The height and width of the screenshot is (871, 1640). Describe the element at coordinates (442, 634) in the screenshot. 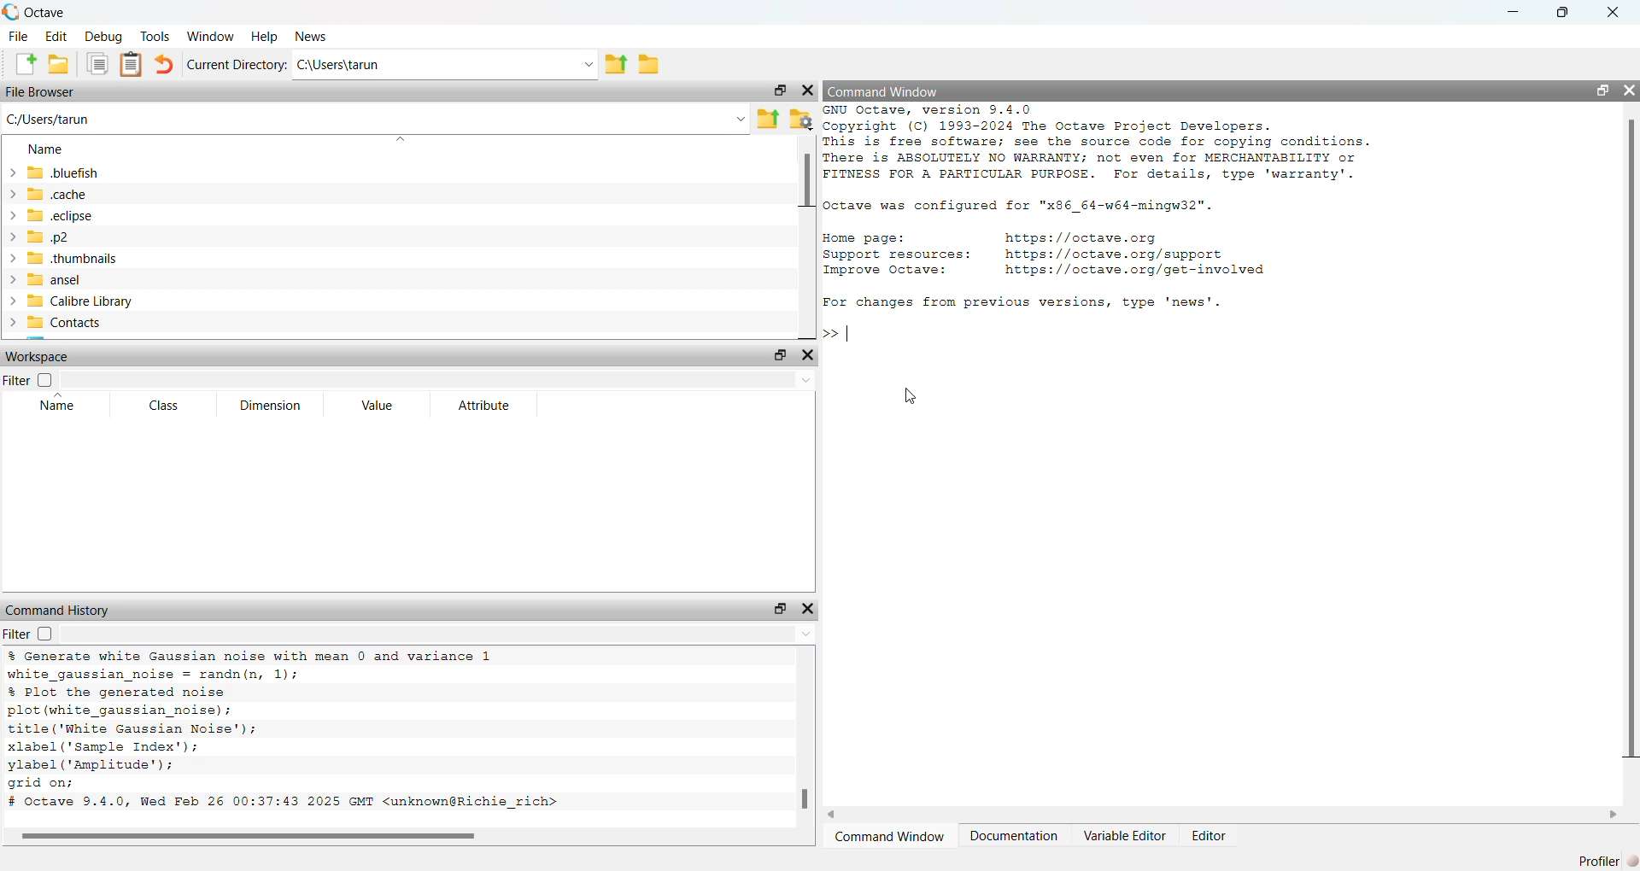

I see `dropdown` at that location.